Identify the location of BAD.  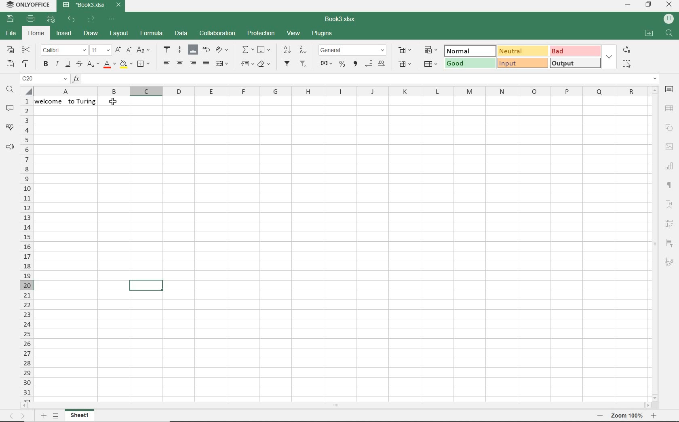
(574, 51).